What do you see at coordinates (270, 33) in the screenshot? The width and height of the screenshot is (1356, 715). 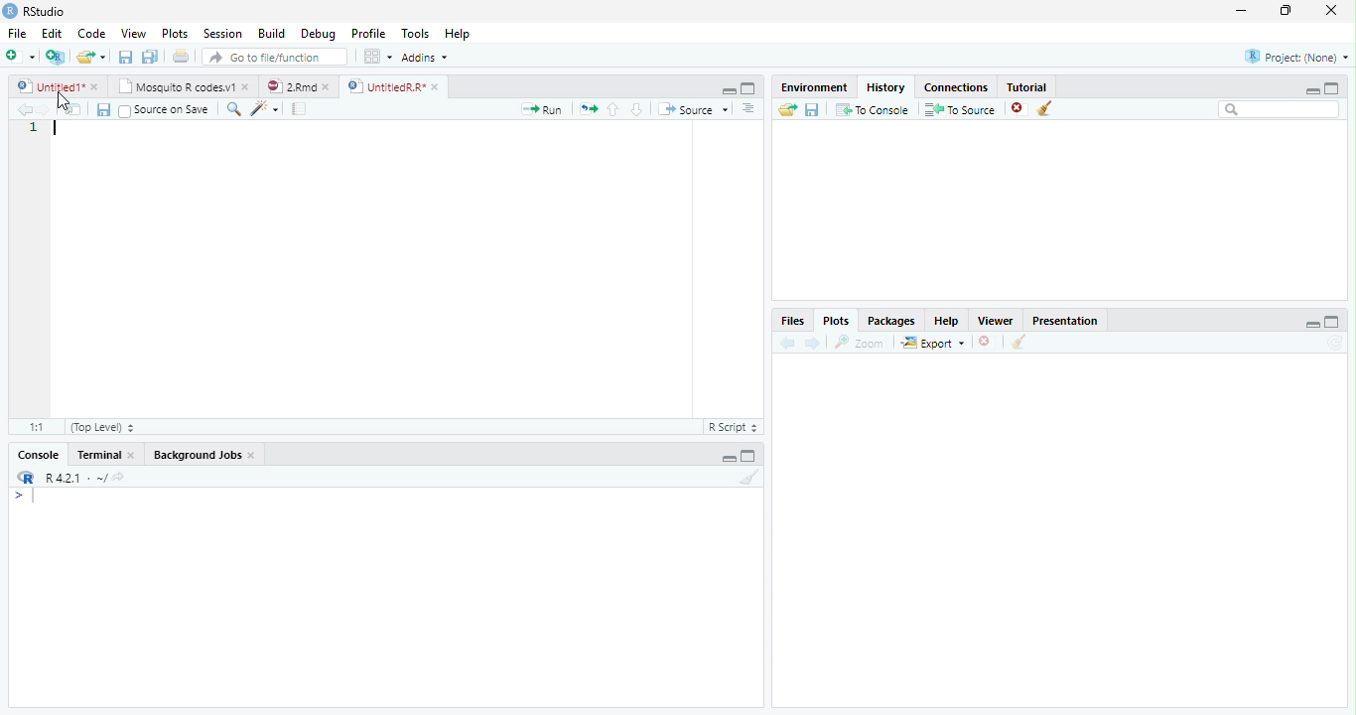 I see `Build` at bounding box center [270, 33].